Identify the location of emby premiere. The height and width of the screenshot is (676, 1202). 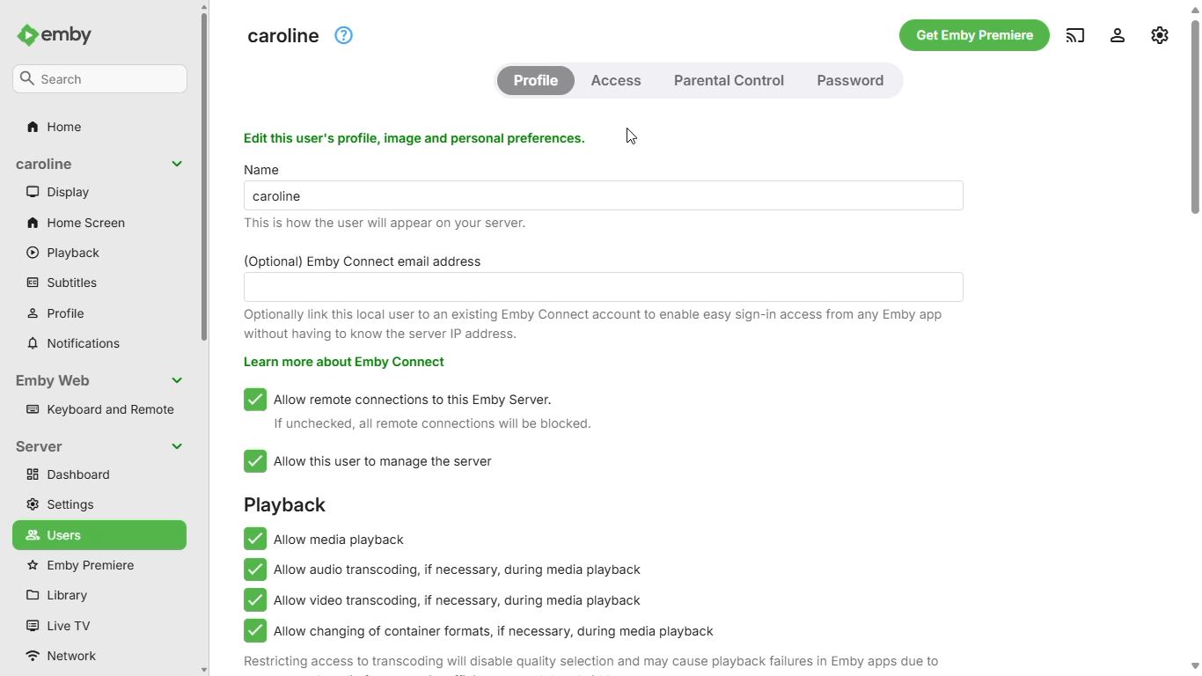
(80, 566).